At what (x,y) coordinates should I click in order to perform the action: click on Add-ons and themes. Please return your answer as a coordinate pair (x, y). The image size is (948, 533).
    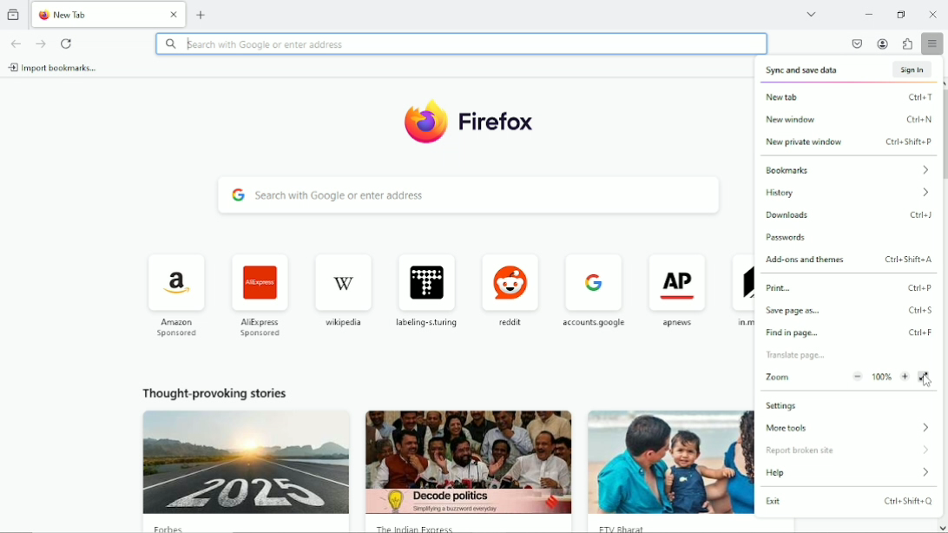
    Looking at the image, I should click on (851, 260).